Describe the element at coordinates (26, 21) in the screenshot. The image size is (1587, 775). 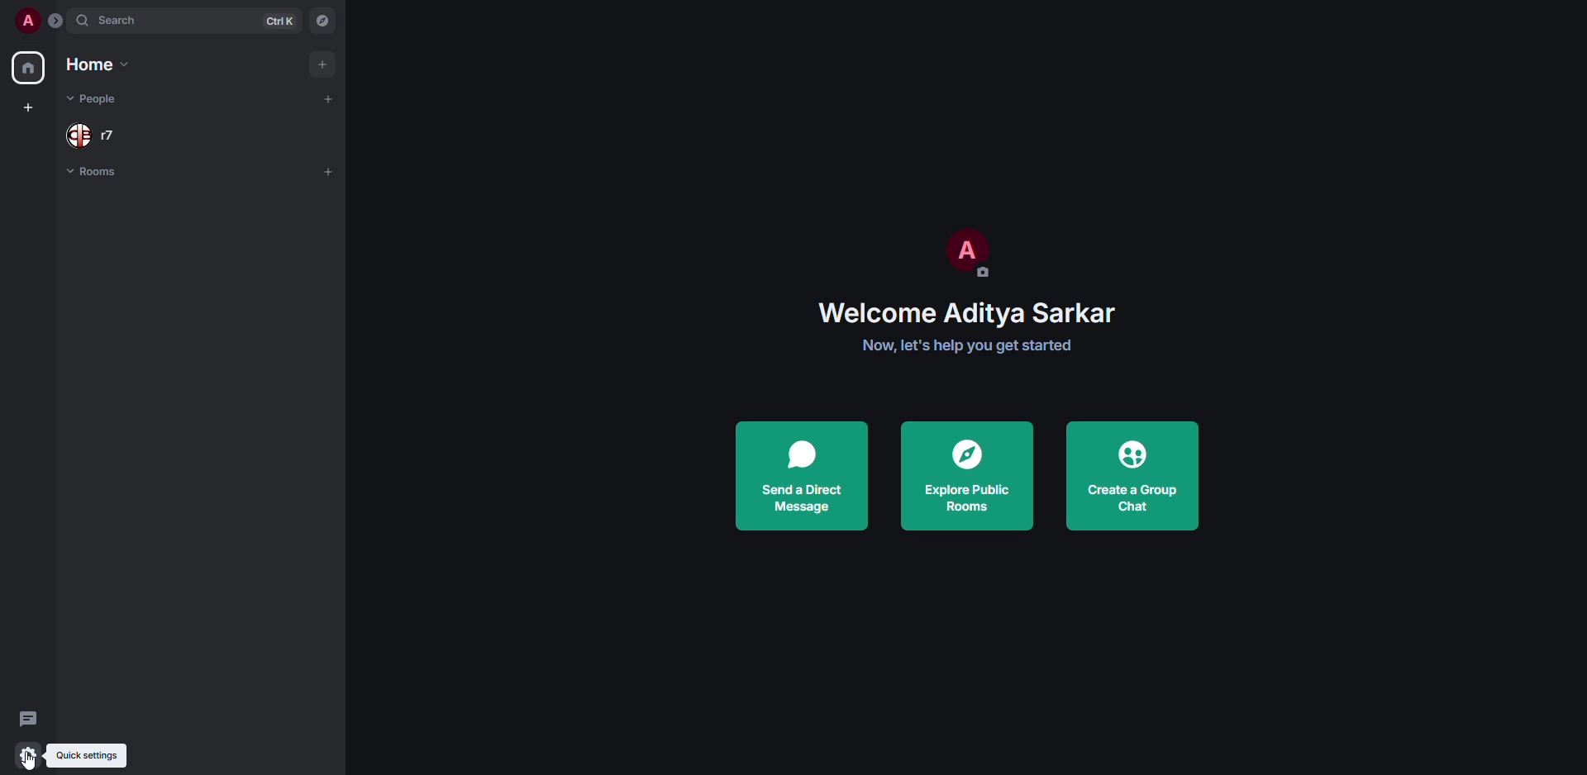
I see `profile` at that location.